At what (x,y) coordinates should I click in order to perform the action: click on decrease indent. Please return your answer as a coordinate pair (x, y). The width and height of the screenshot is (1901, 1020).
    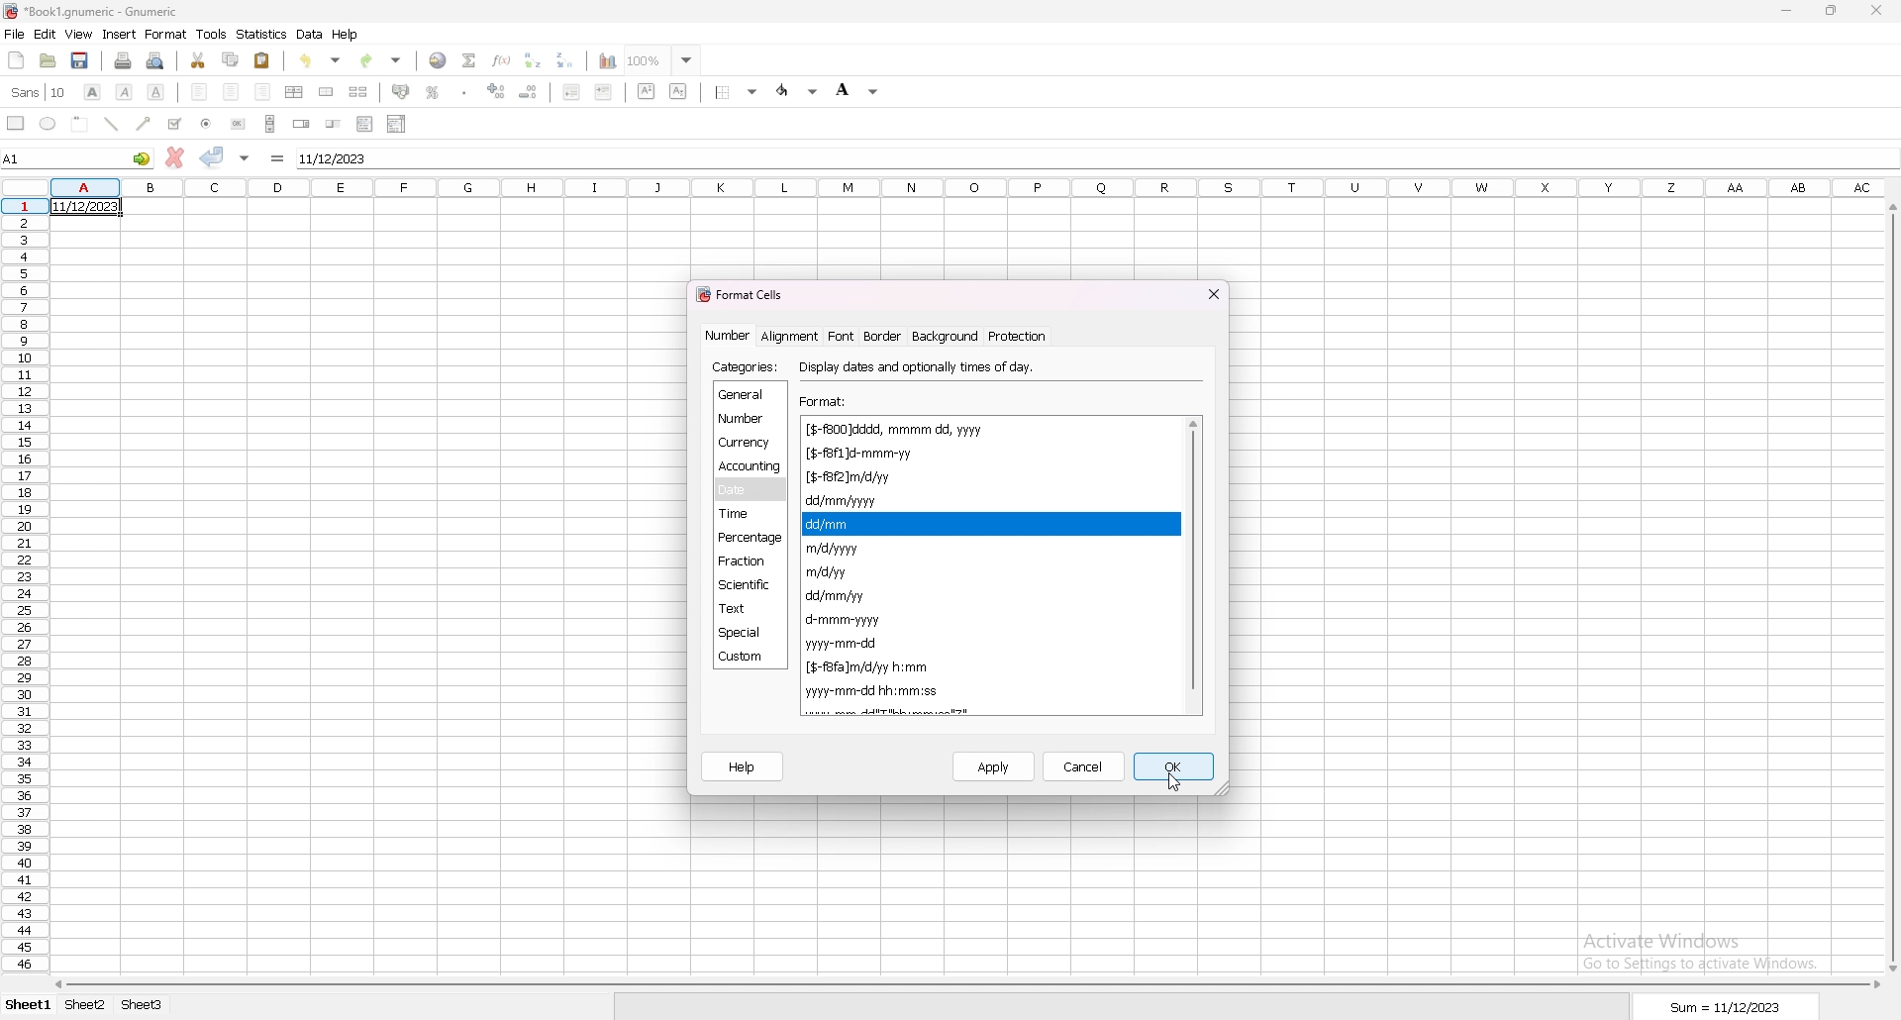
    Looking at the image, I should click on (528, 92).